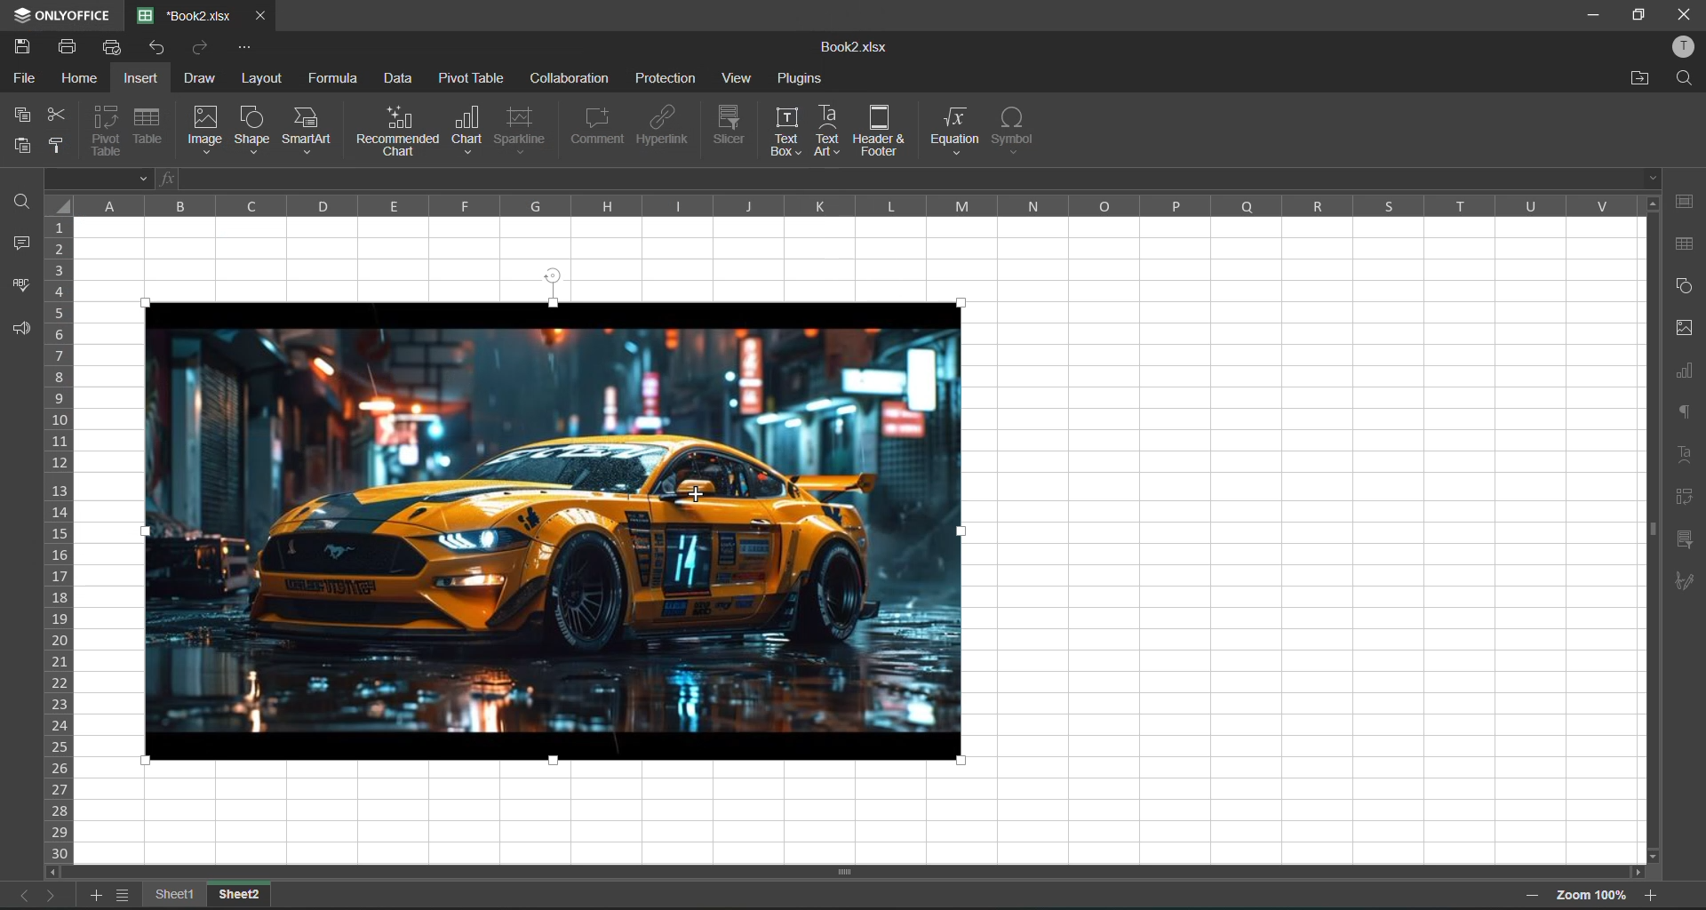 The height and width of the screenshot is (910, 1706). I want to click on fx, so click(163, 179).